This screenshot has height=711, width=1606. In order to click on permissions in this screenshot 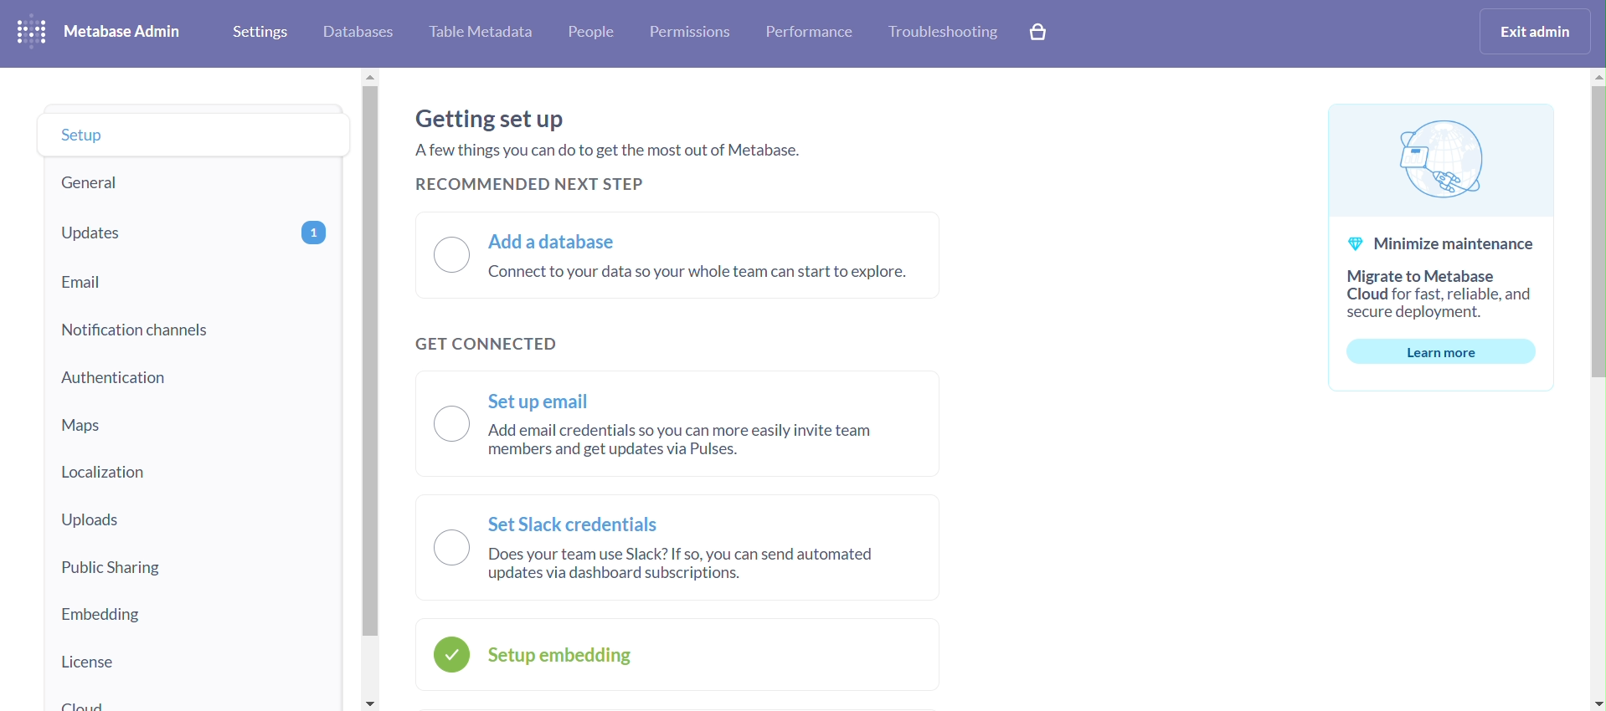, I will do `click(692, 33)`.